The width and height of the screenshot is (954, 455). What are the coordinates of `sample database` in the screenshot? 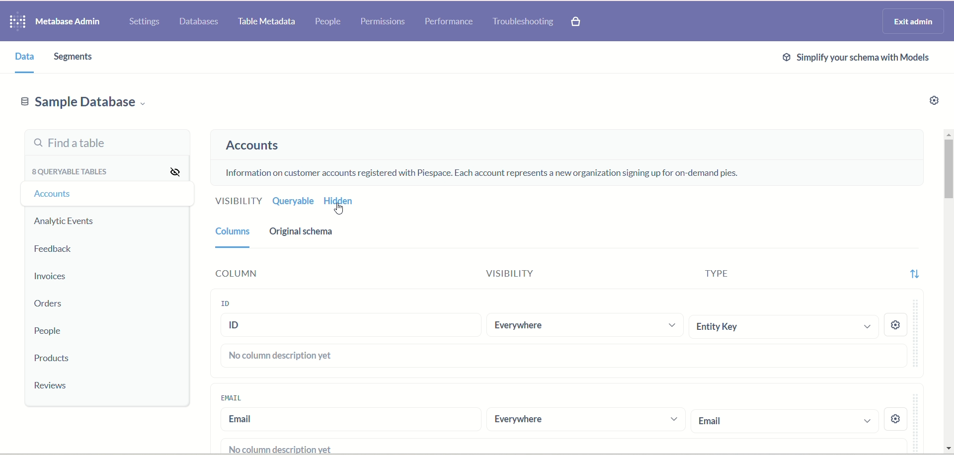 It's located at (96, 105).